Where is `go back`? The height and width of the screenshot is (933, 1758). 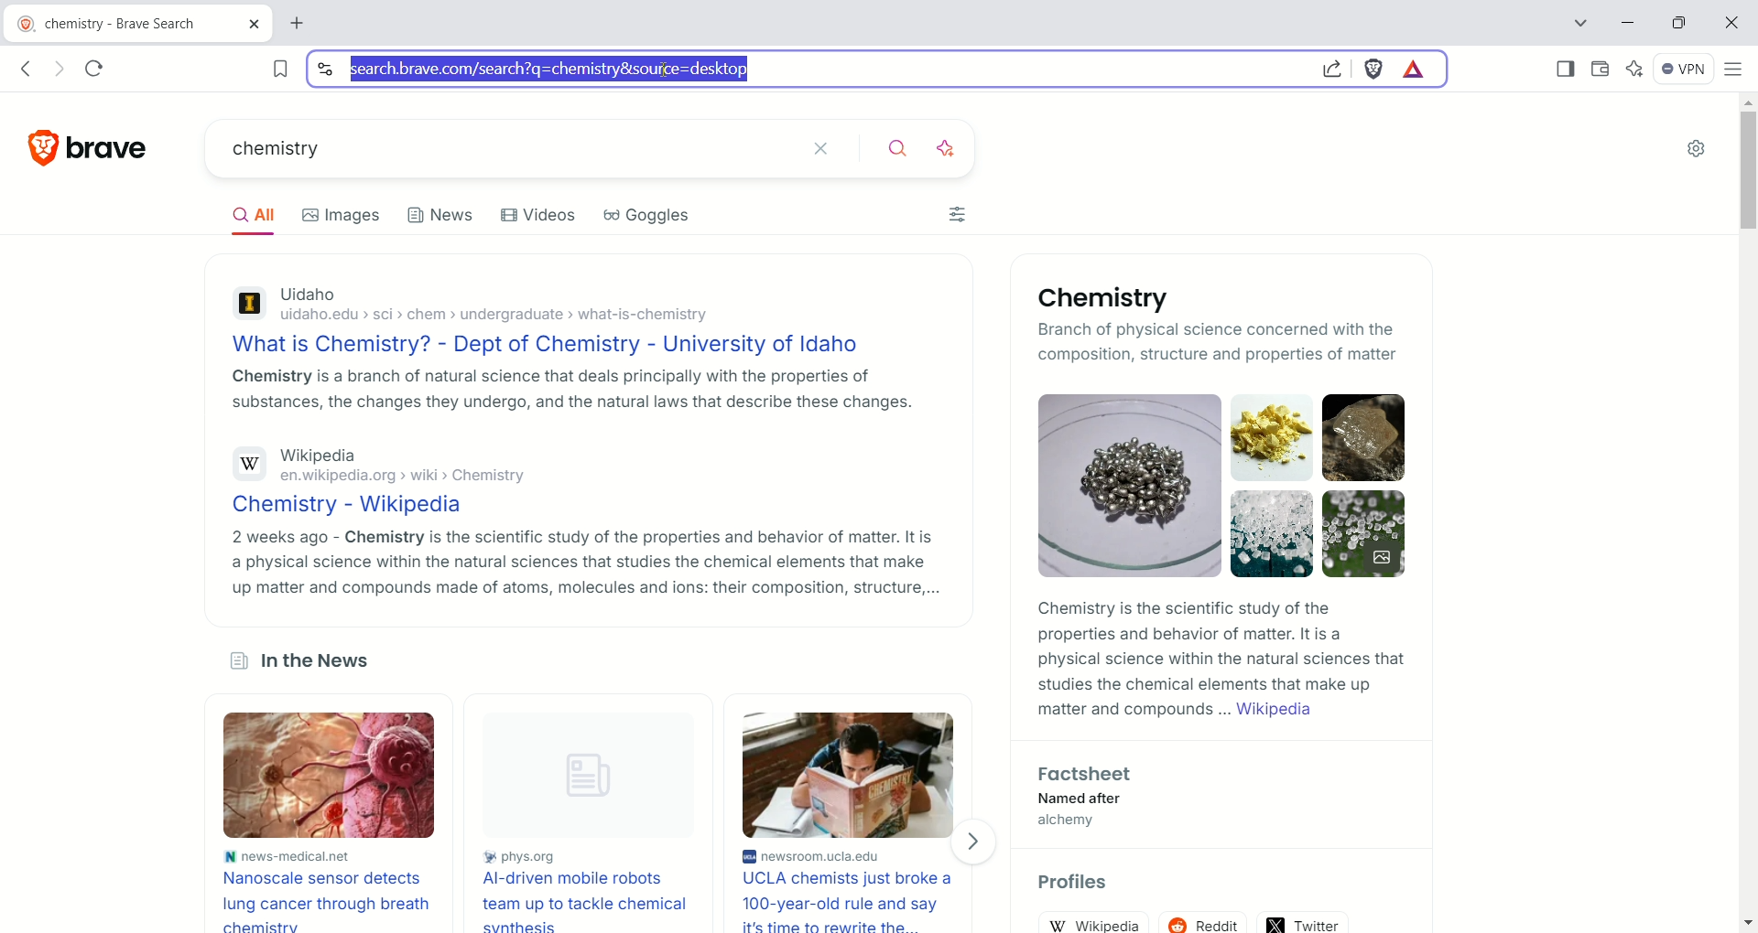
go back is located at coordinates (28, 68).